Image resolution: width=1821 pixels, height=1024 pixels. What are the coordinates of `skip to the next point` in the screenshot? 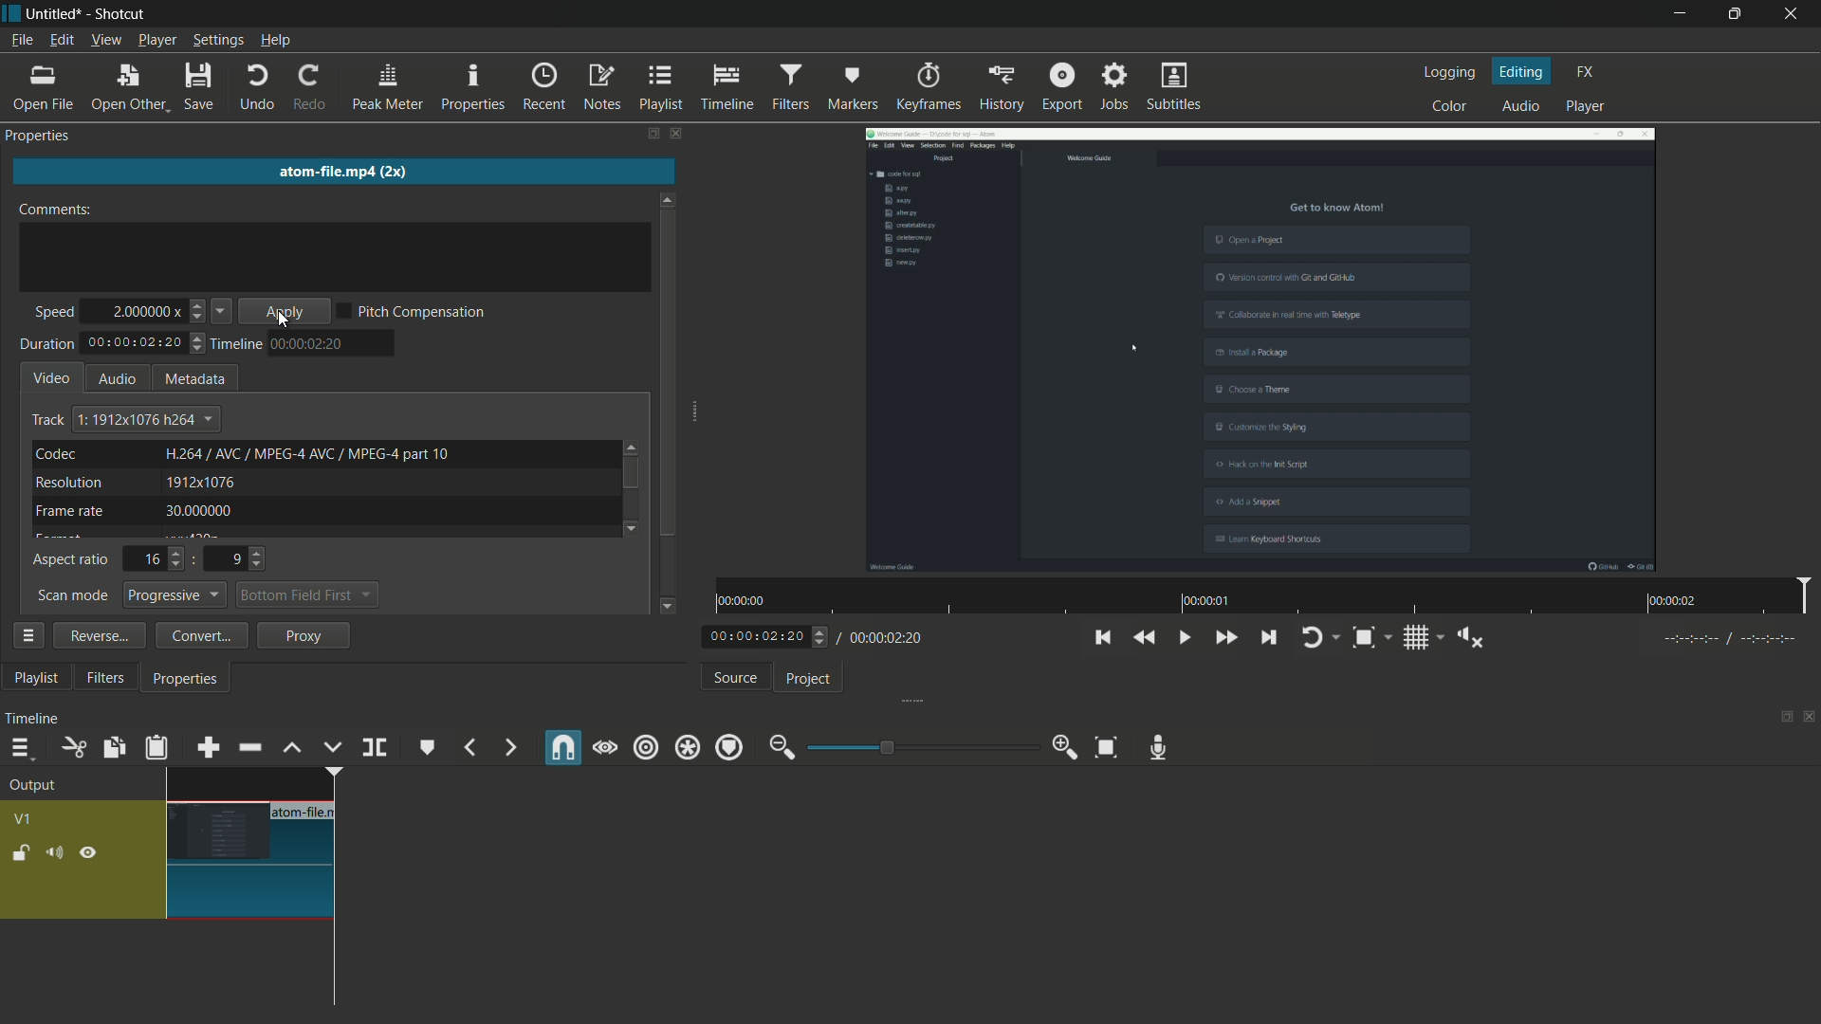 It's located at (1268, 639).